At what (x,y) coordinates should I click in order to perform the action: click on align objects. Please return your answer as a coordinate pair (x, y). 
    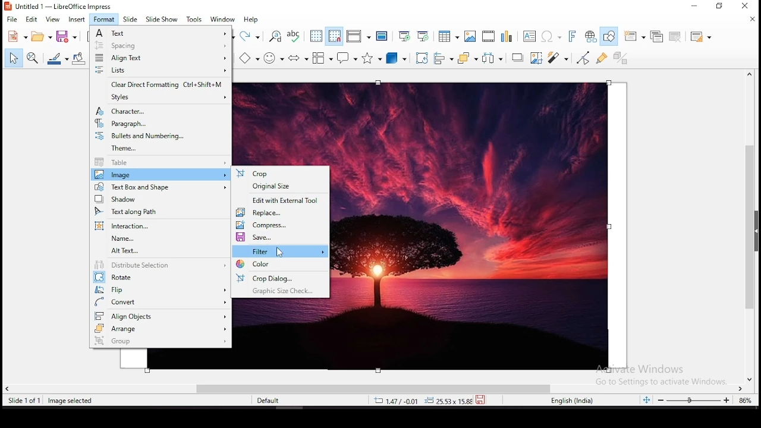
    Looking at the image, I should click on (161, 315).